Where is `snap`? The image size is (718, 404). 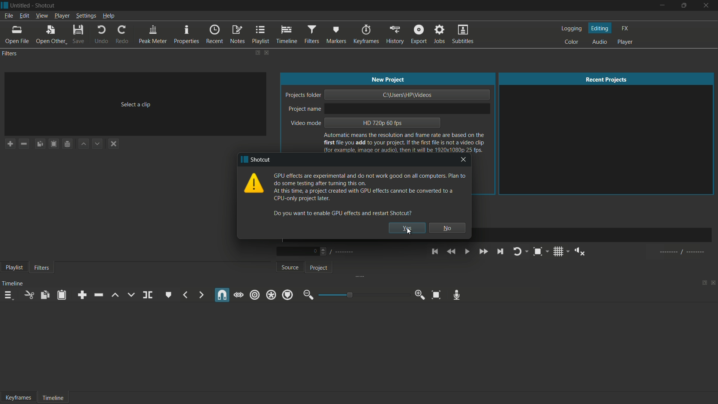
snap is located at coordinates (223, 295).